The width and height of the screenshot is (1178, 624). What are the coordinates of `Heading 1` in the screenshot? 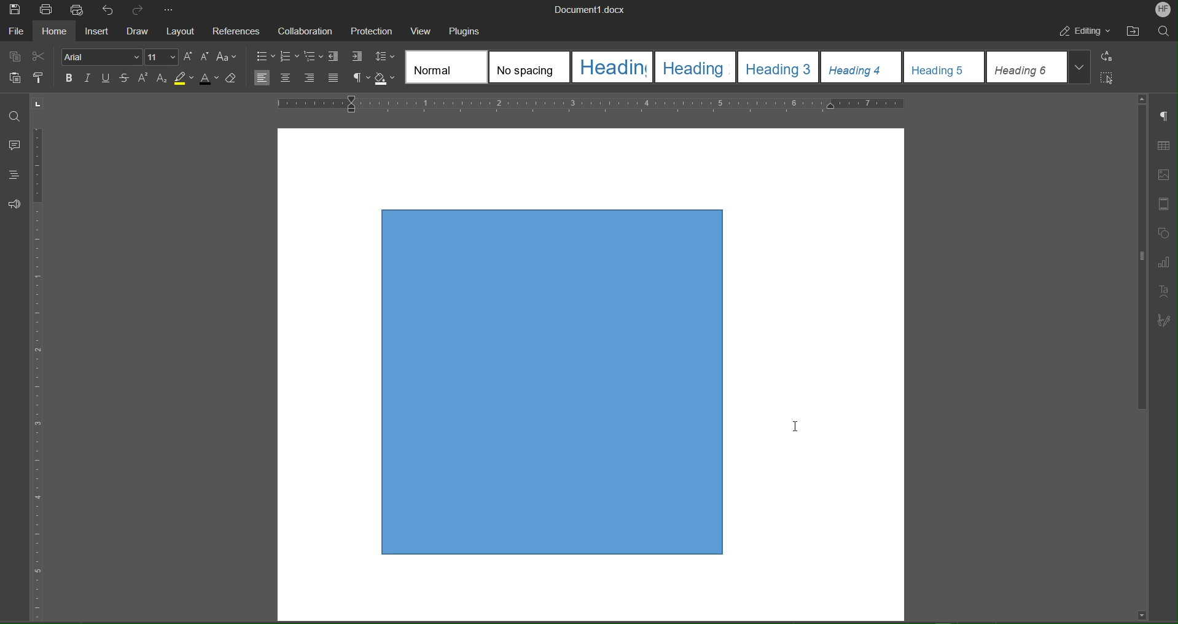 It's located at (612, 66).